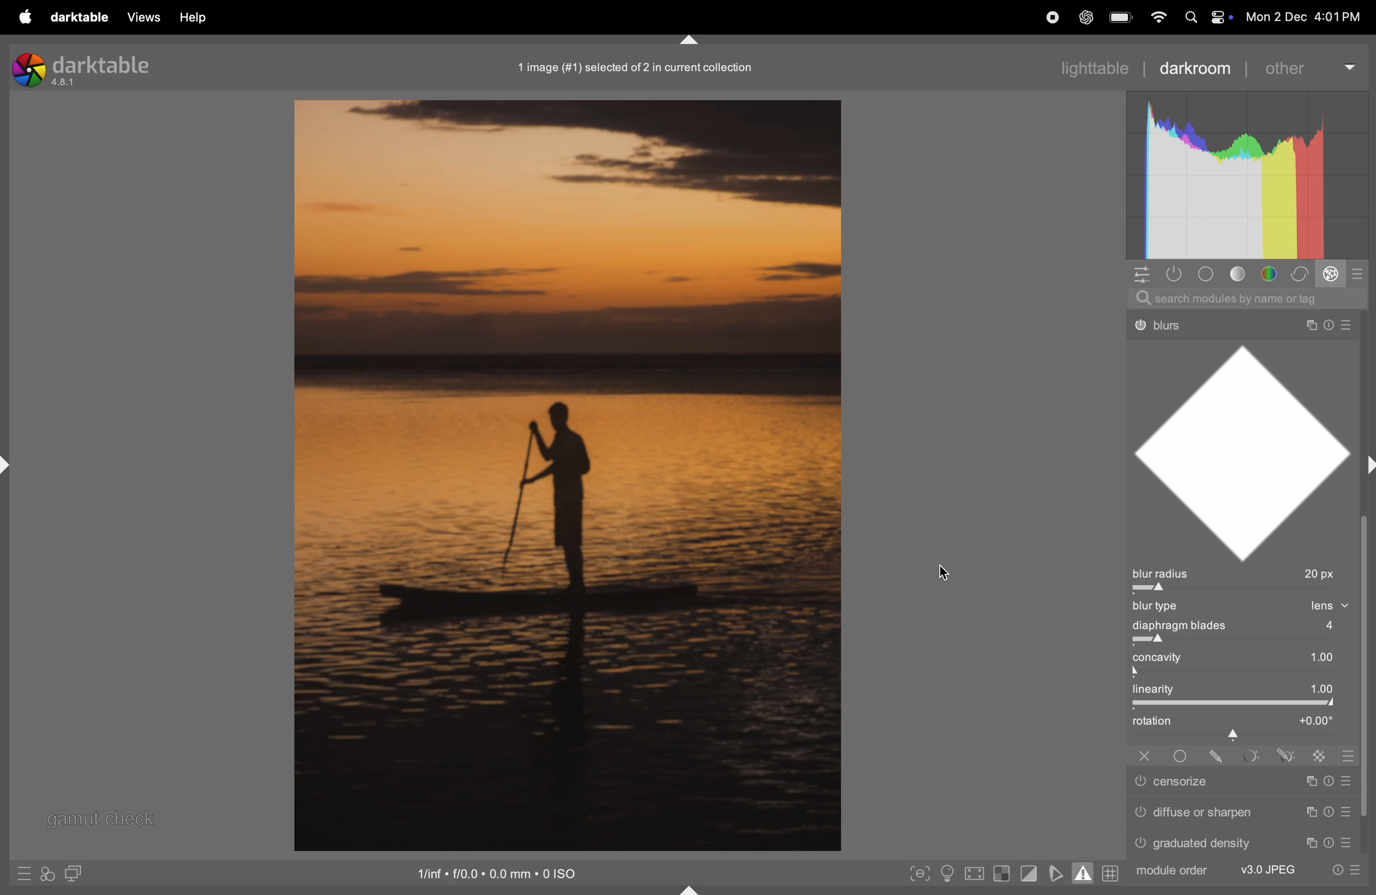 Image resolution: width=1376 pixels, height=895 pixels. Describe the element at coordinates (80, 17) in the screenshot. I see `darktable` at that location.